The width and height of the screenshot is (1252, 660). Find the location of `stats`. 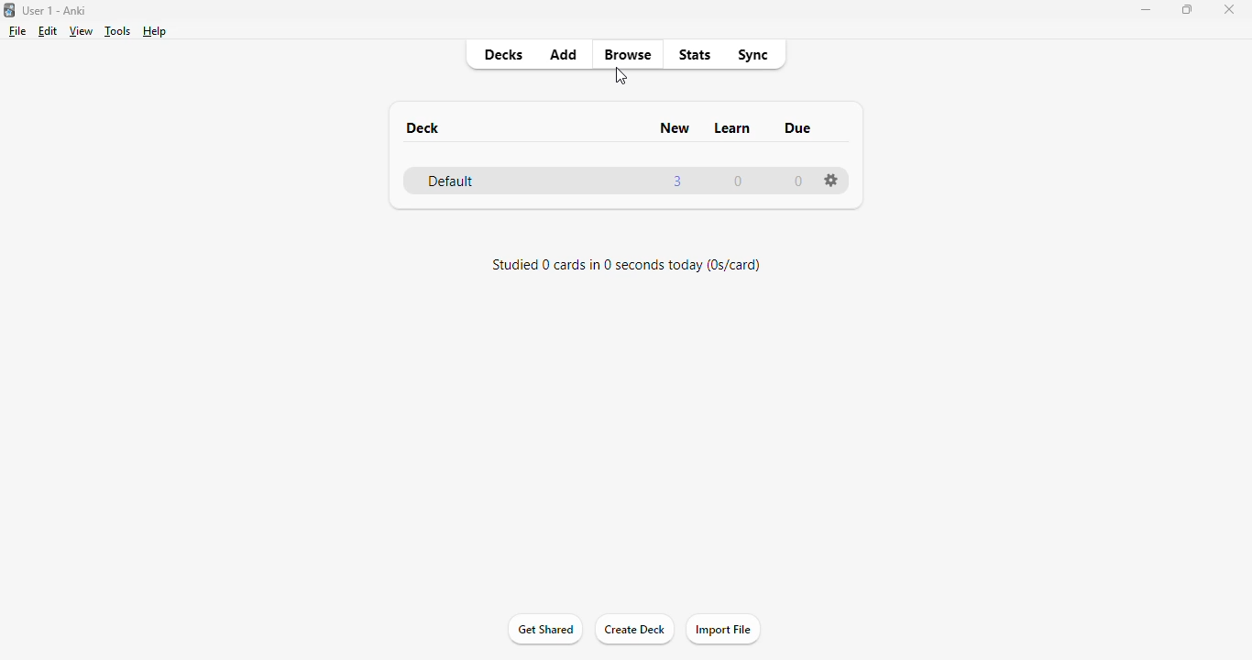

stats is located at coordinates (695, 55).